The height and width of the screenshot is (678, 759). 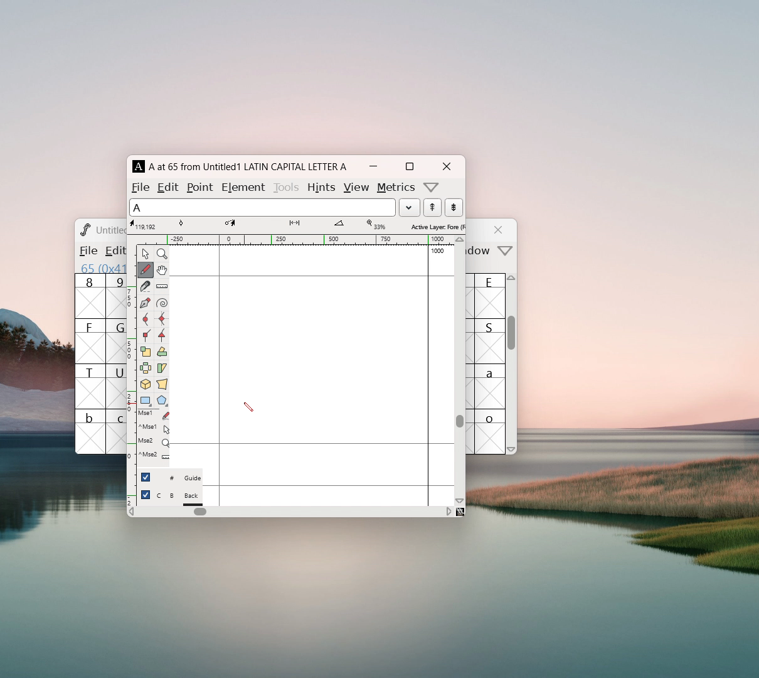 I want to click on angle, so click(x=339, y=225).